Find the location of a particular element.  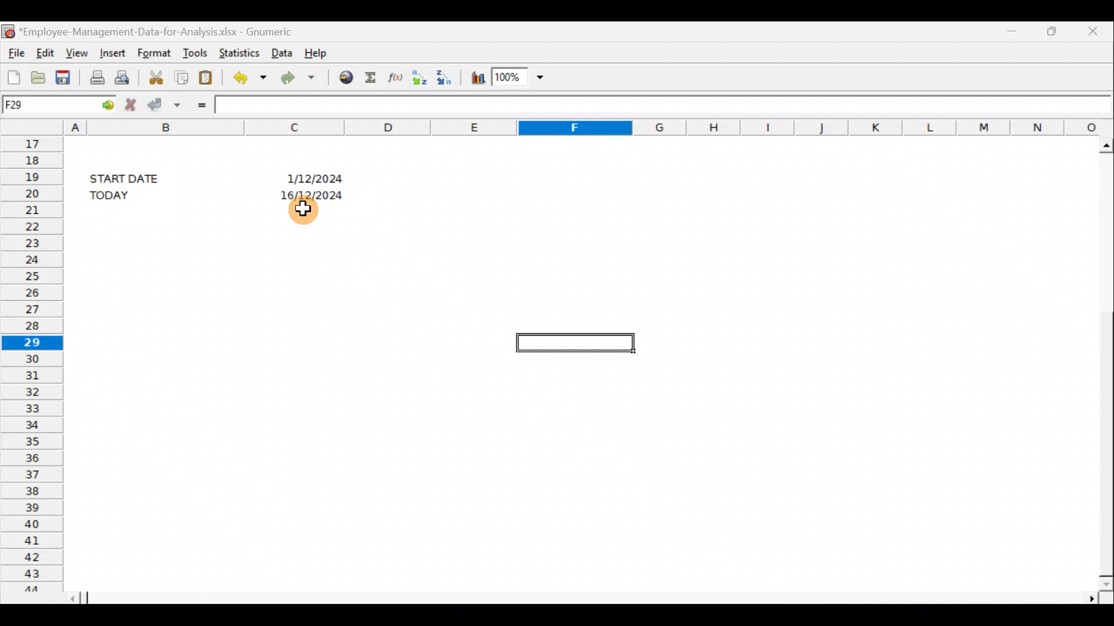

Cut the selection is located at coordinates (156, 75).